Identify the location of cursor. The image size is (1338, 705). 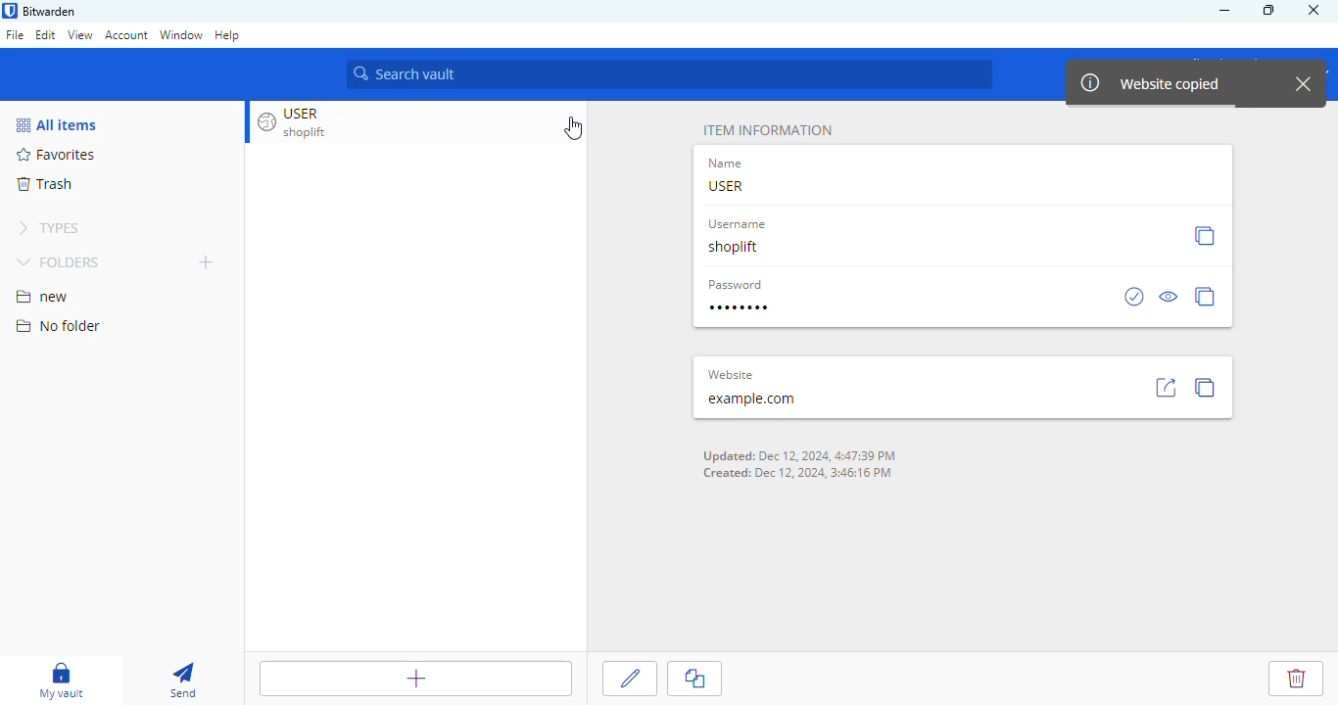
(575, 129).